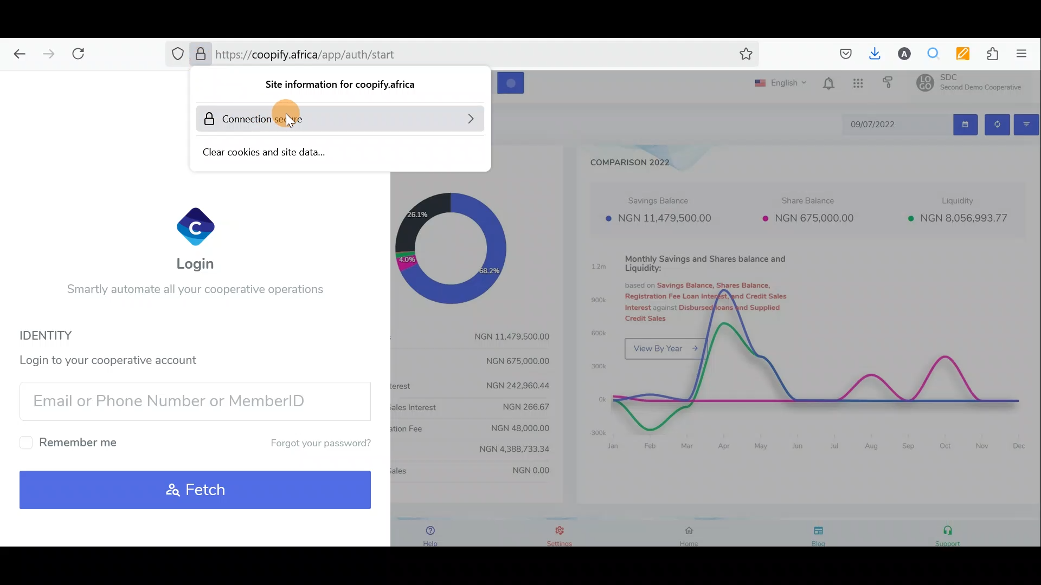 This screenshot has width=1041, height=585. What do you see at coordinates (61, 335) in the screenshot?
I see `Identity` at bounding box center [61, 335].